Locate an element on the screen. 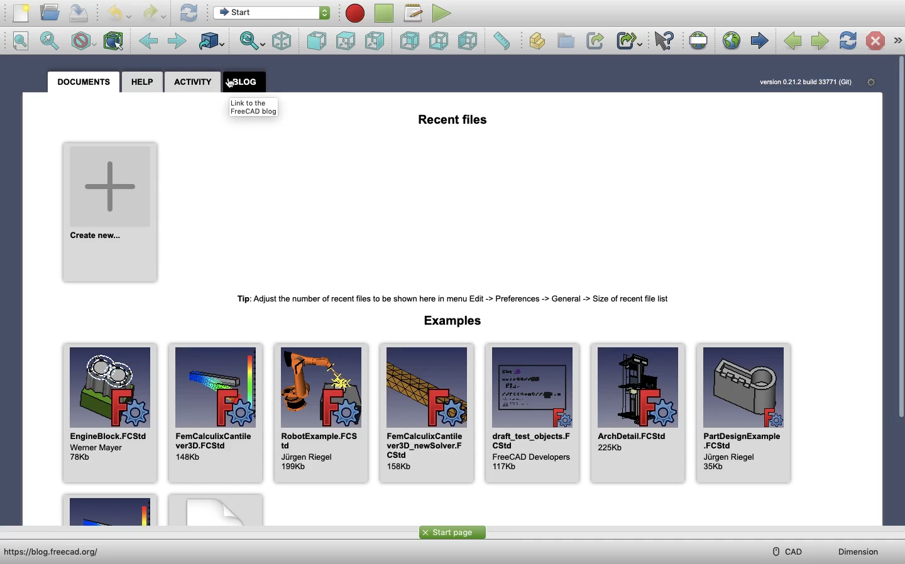 Image resolution: width=905 pixels, height=564 pixels. Dimensions is located at coordinates (857, 551).